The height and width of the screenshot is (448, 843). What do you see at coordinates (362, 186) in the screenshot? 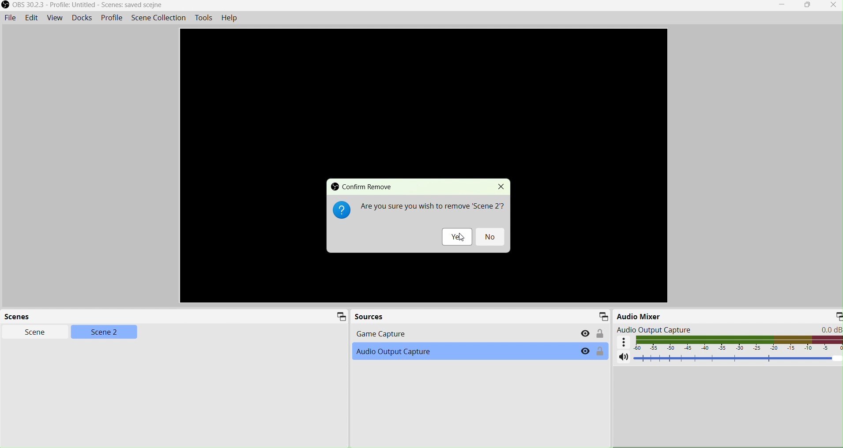
I see `Confirm remove` at bounding box center [362, 186].